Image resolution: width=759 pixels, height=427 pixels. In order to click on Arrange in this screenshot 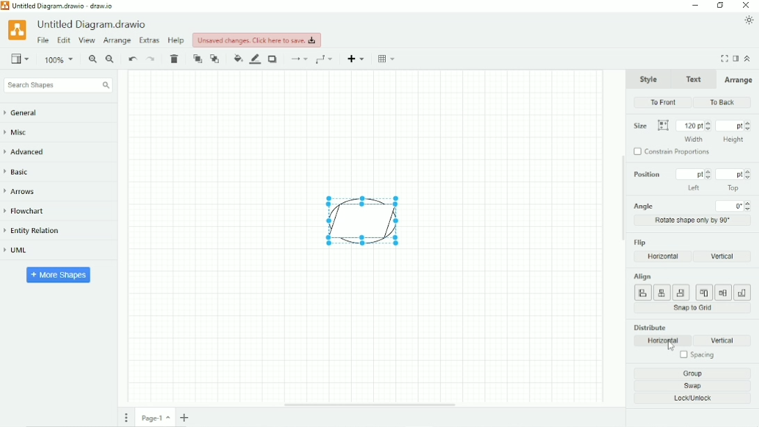, I will do `click(737, 80)`.